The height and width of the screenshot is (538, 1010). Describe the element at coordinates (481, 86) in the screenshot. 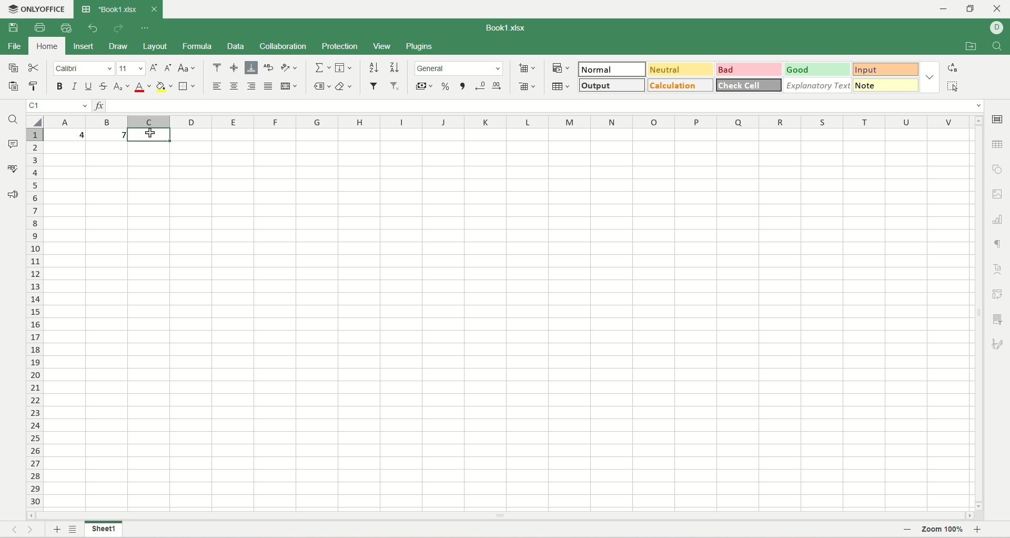

I see `decrease decimal` at that location.